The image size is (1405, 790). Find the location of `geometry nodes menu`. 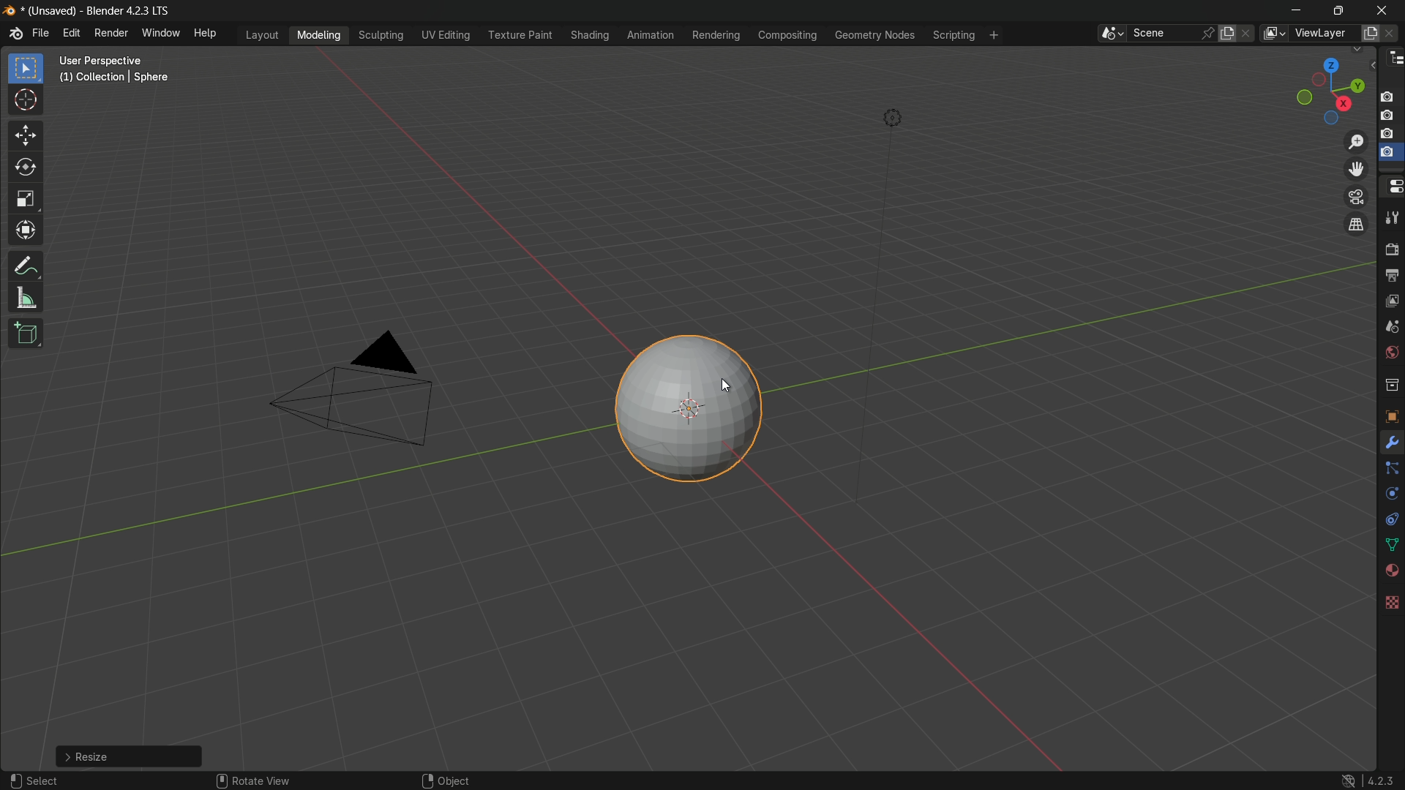

geometry nodes menu is located at coordinates (876, 37).